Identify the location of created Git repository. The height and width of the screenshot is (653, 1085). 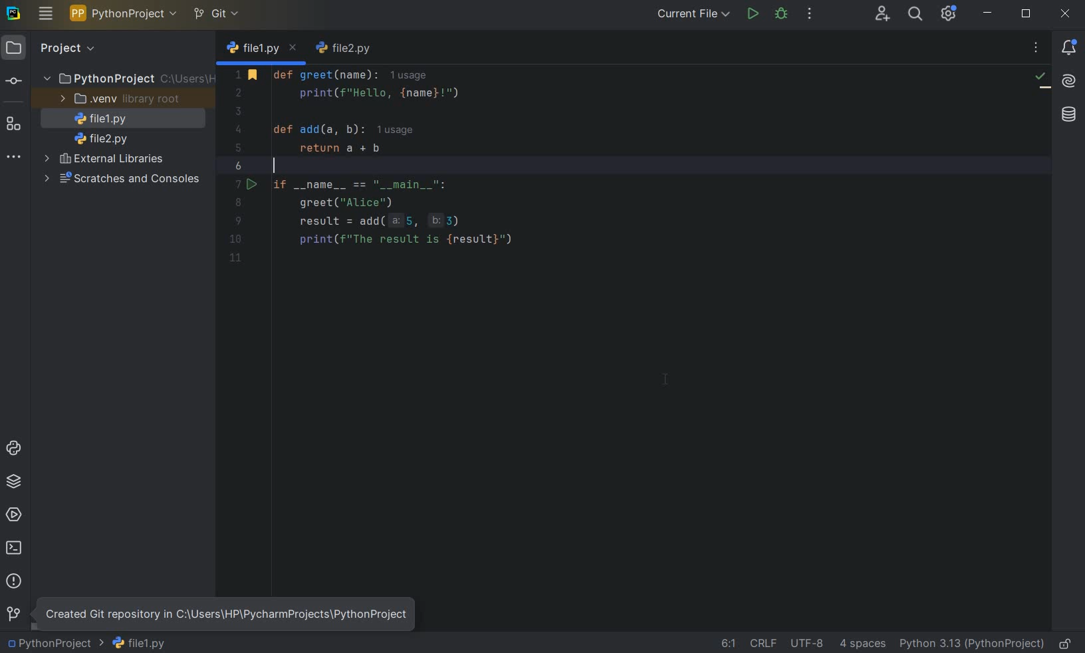
(225, 614).